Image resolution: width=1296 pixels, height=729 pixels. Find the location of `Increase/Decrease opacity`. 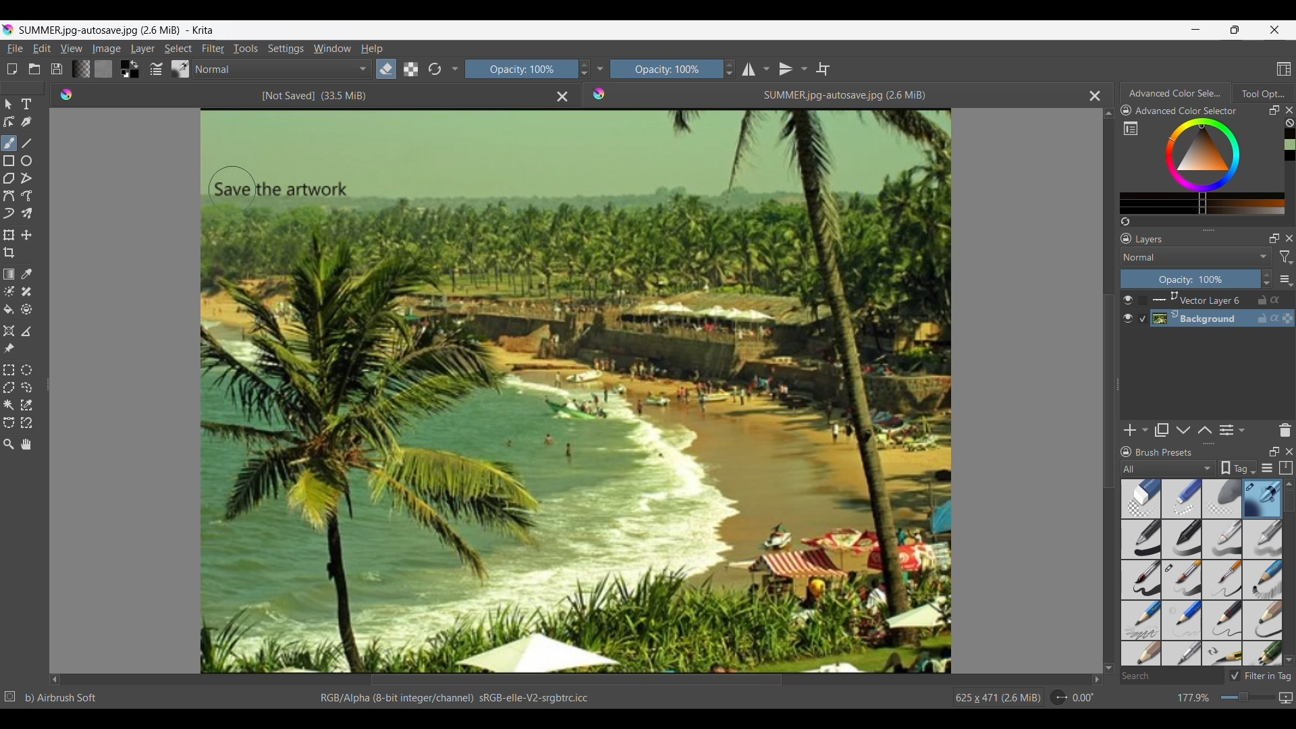

Increase/Decrease opacity is located at coordinates (1267, 279).